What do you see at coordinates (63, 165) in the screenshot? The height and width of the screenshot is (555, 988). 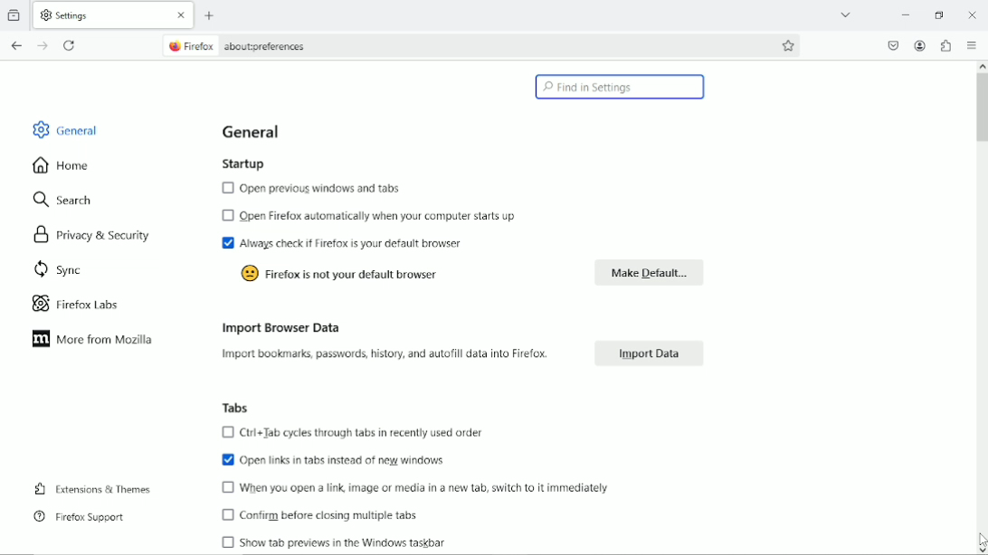 I see `Home` at bounding box center [63, 165].